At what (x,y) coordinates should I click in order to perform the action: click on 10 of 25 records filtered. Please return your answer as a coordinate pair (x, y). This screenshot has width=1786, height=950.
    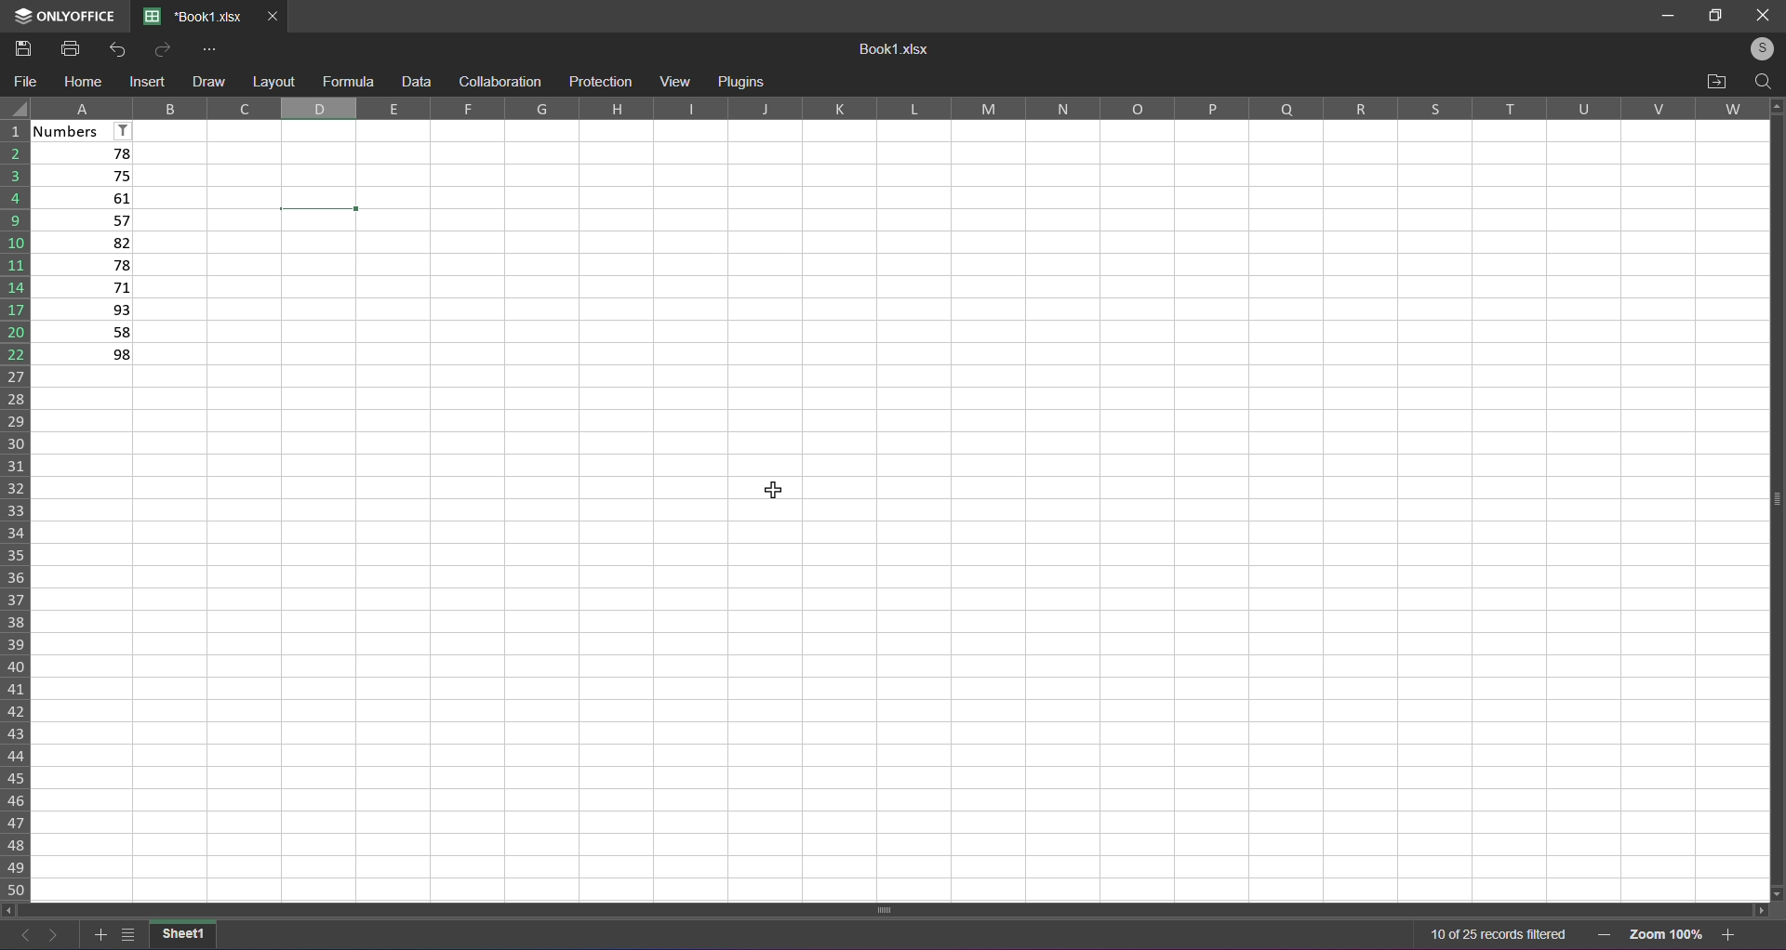
    Looking at the image, I should click on (1499, 936).